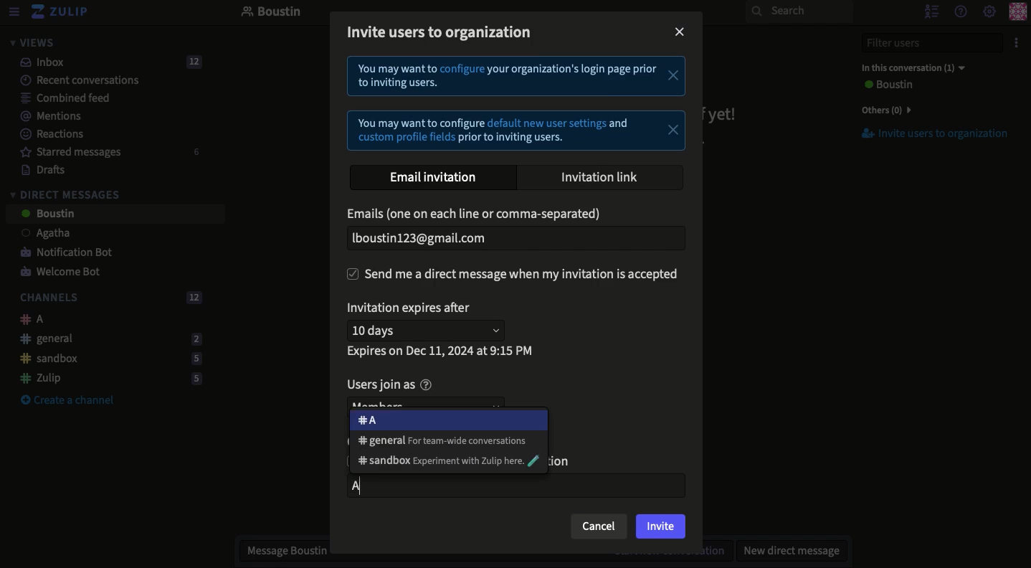 This screenshot has height=568, width=1031. I want to click on General , so click(107, 338).